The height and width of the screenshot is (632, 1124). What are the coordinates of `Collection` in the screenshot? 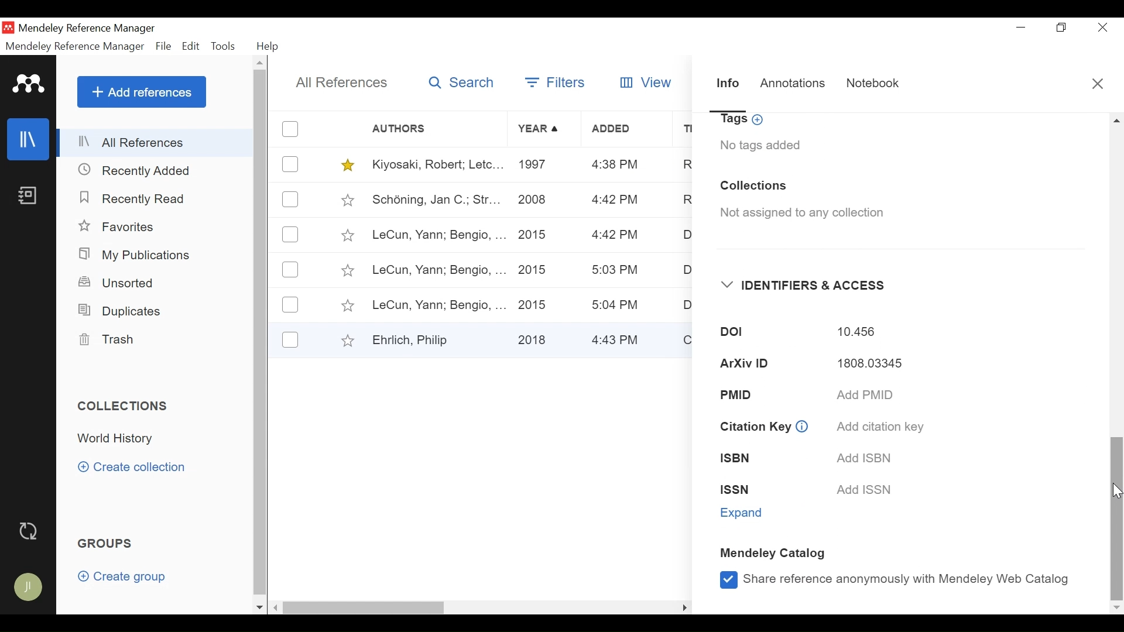 It's located at (121, 438).